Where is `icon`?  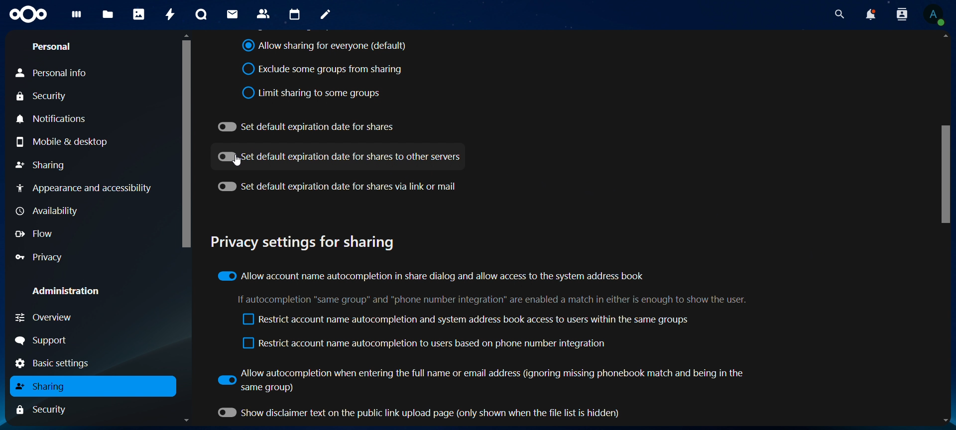
icon is located at coordinates (31, 14).